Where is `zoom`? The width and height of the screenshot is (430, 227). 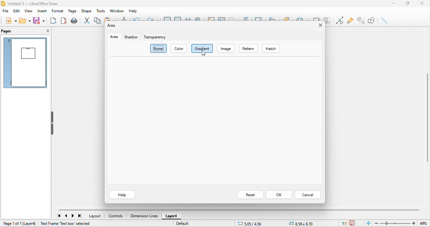 zoom is located at coordinates (402, 223).